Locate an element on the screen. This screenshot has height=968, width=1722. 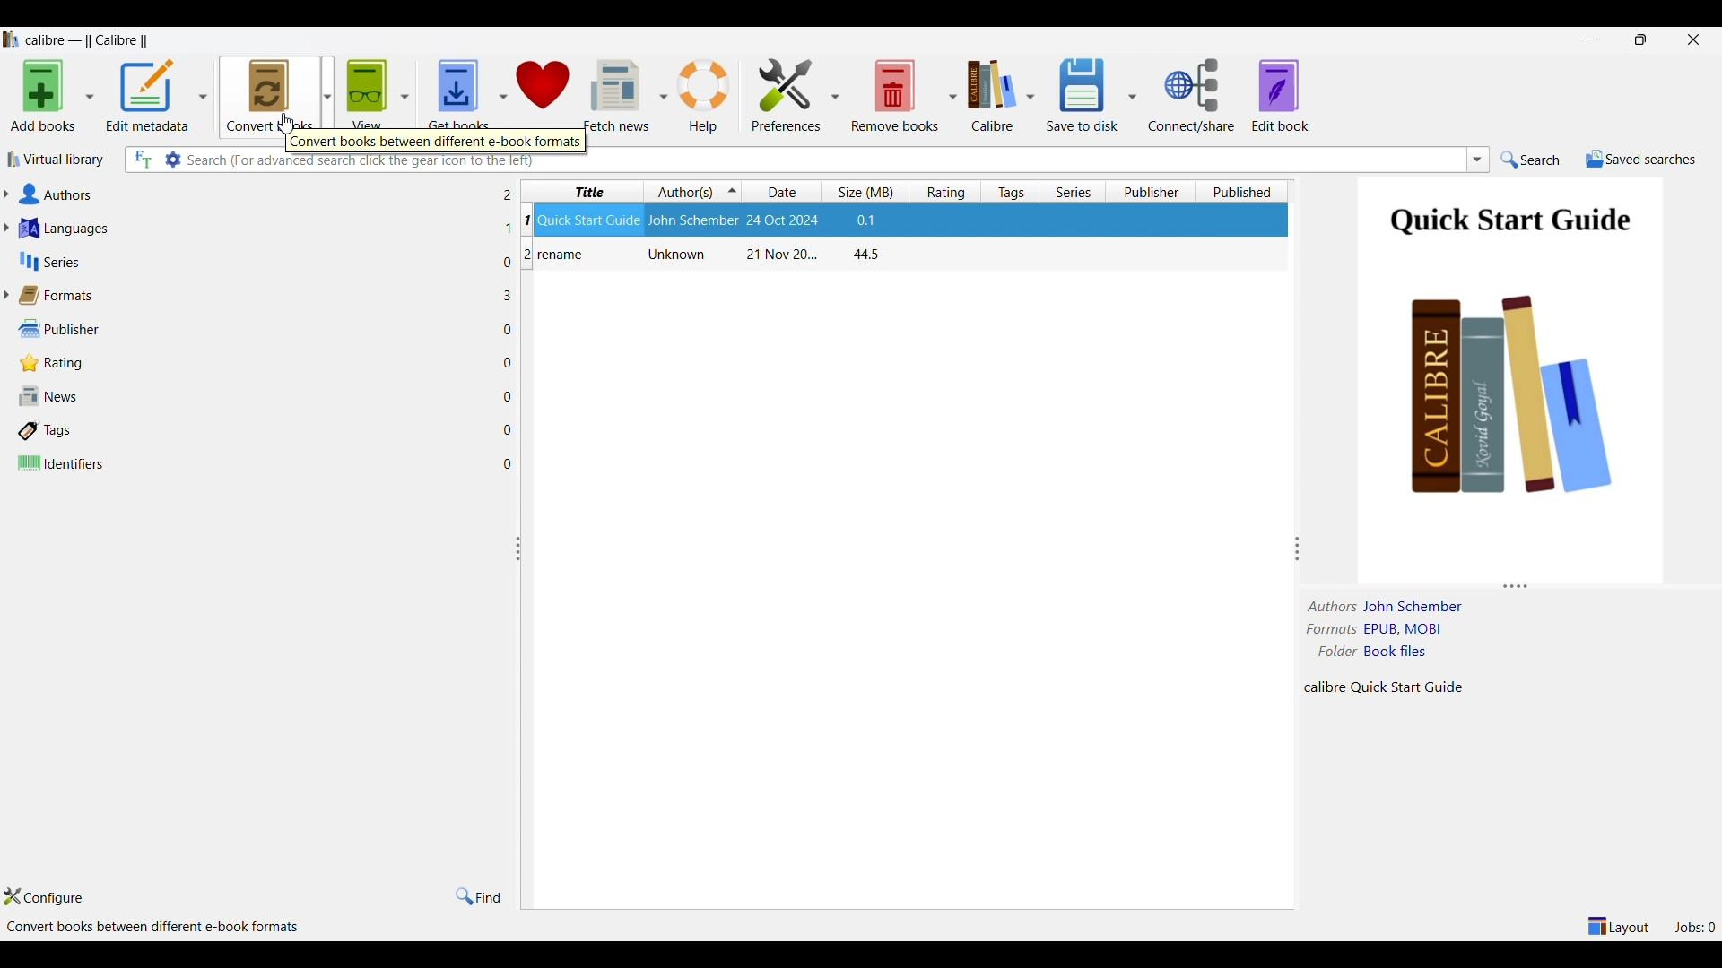
Change width of panels attached to this line is located at coordinates (1297, 516).